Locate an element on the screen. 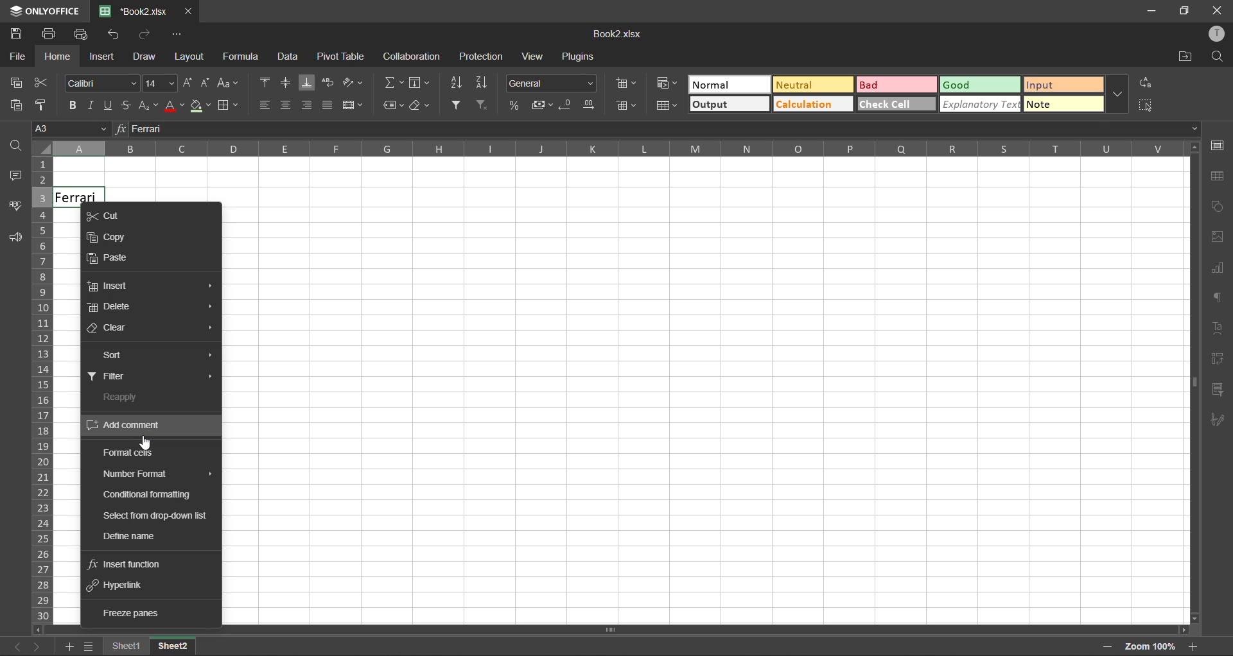 The height and width of the screenshot is (656, 1233). more options is located at coordinates (1120, 98).